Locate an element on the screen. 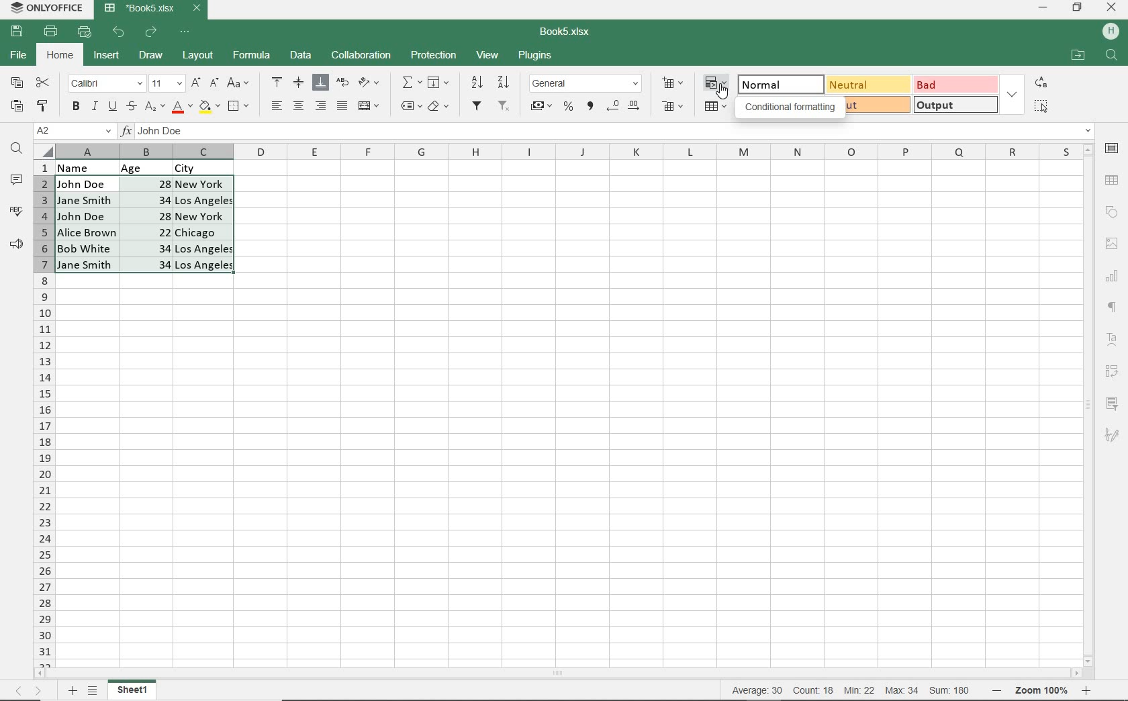 This screenshot has height=701, width=1128. SAVE is located at coordinates (19, 30).